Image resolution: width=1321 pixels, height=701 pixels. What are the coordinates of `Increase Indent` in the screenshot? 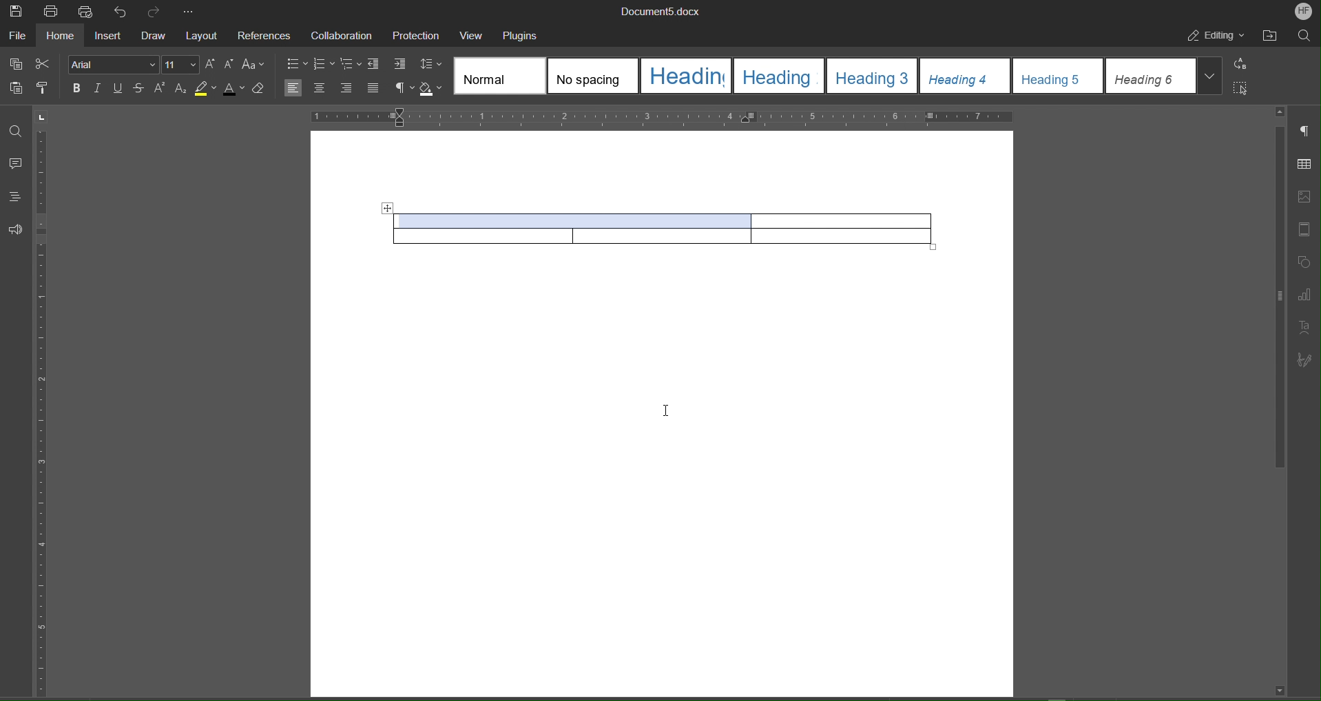 It's located at (401, 65).